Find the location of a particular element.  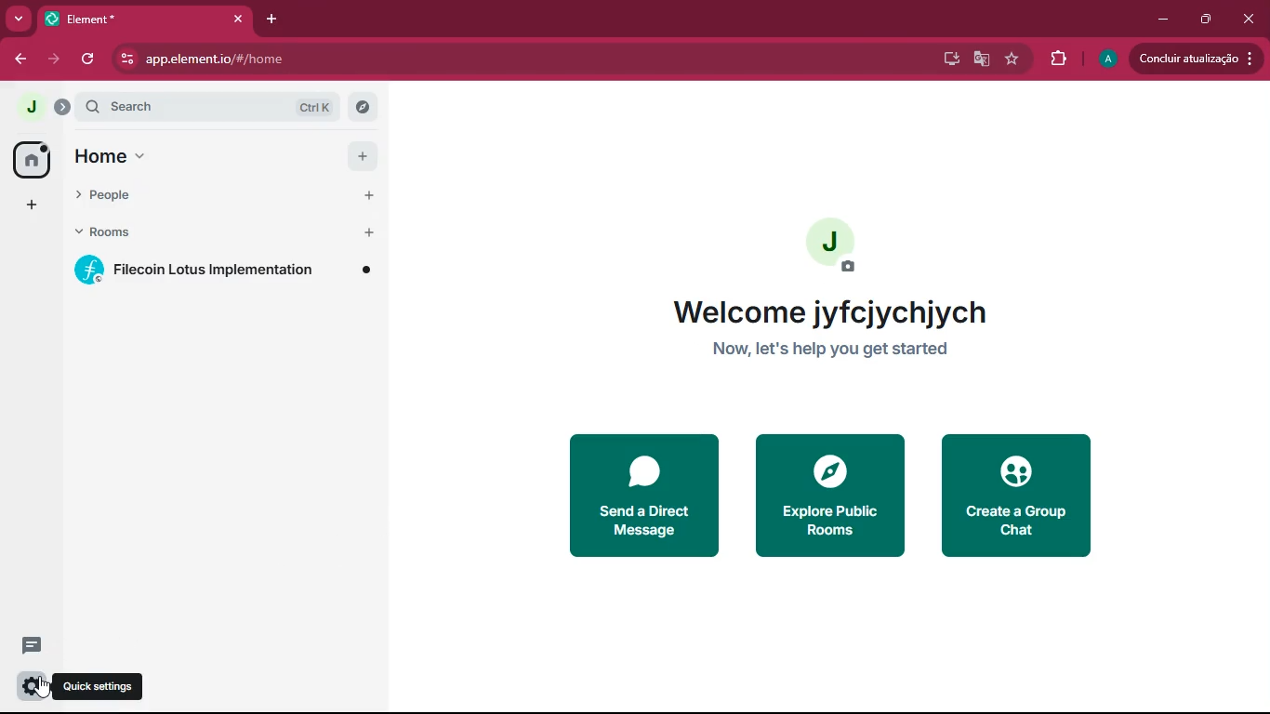

j is located at coordinates (22, 107).